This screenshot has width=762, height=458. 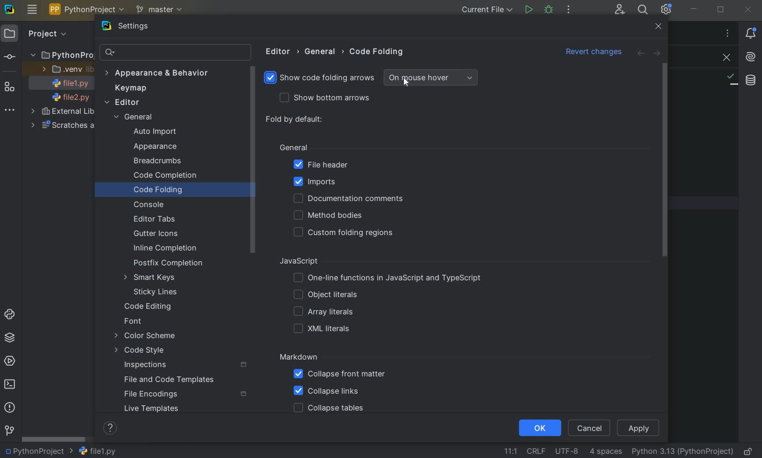 What do you see at coordinates (346, 233) in the screenshot?
I see `CUSTOM FOLDING REGIONS` at bounding box center [346, 233].